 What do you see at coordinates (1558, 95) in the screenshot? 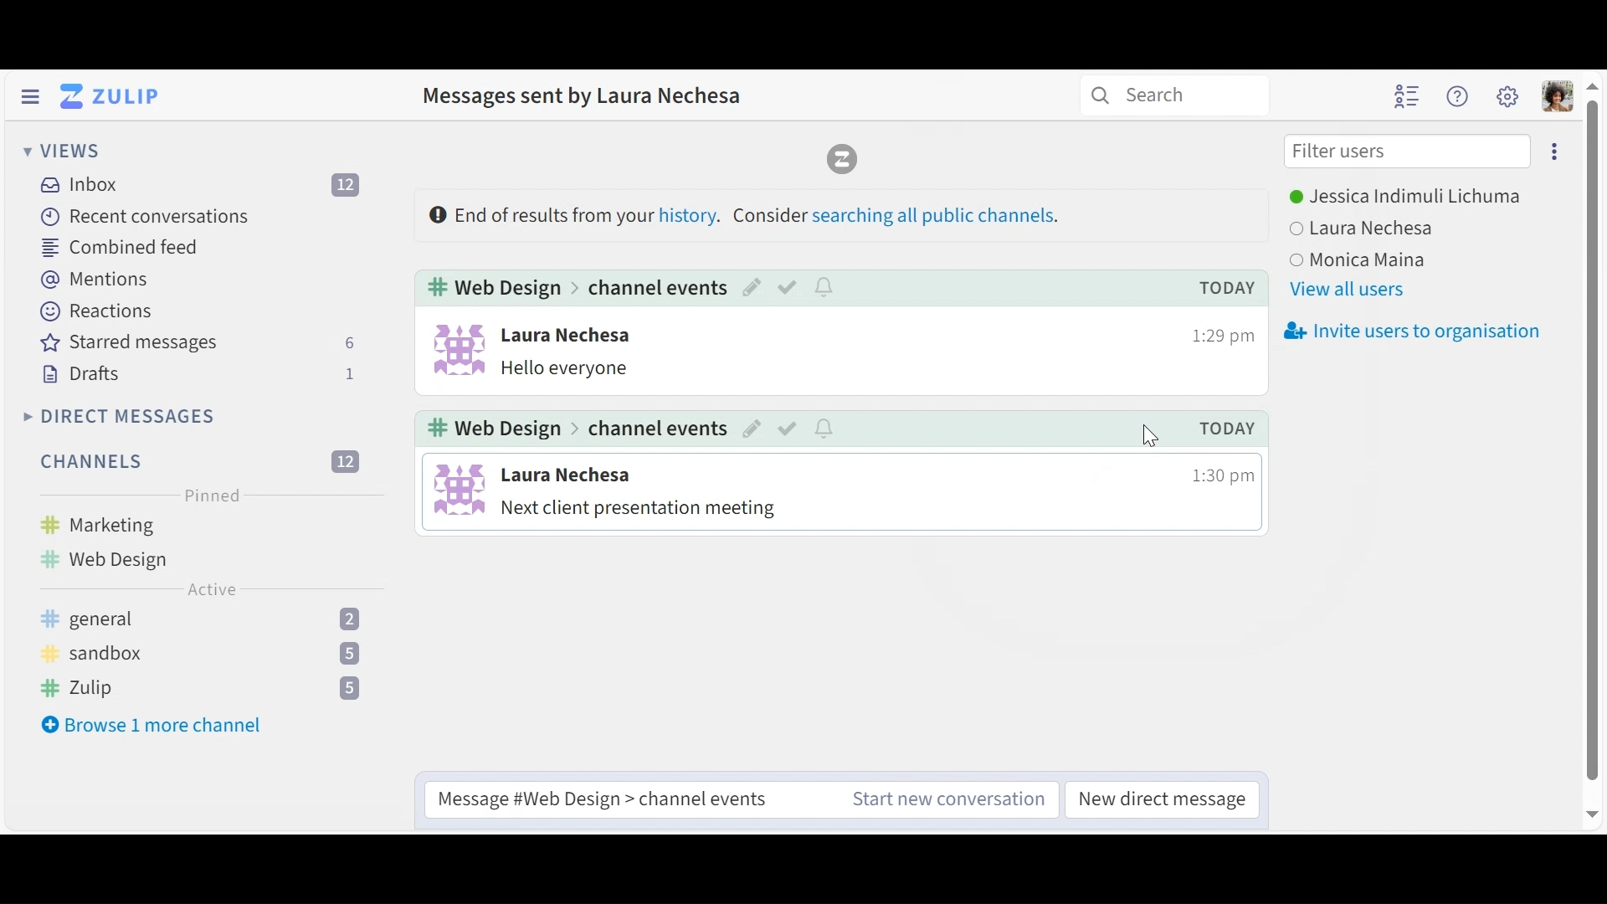
I see `Personal menu` at bounding box center [1558, 95].